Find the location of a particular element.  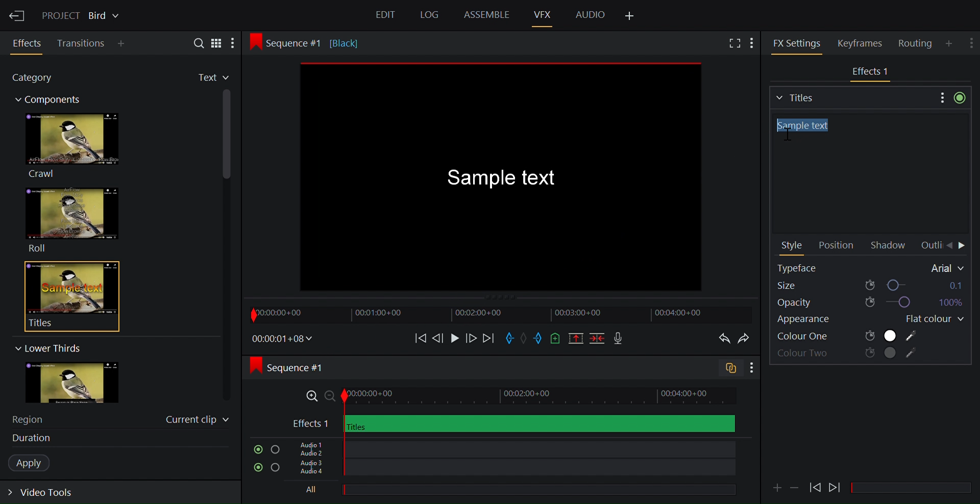

Zoom Timeline is located at coordinates (514, 396).